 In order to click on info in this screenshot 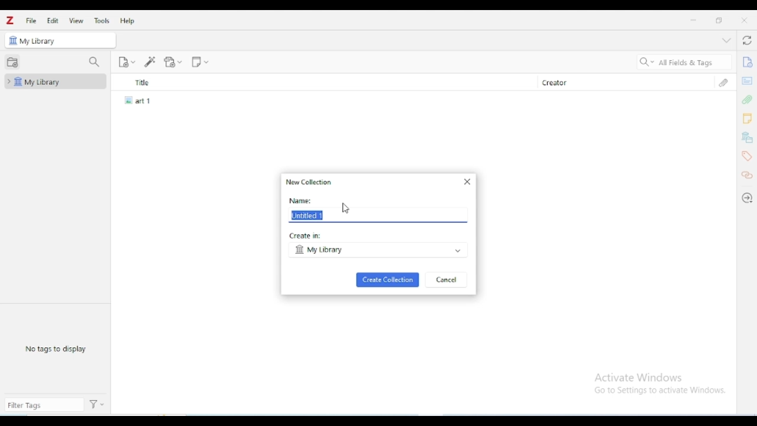, I will do `click(747, 62)`.